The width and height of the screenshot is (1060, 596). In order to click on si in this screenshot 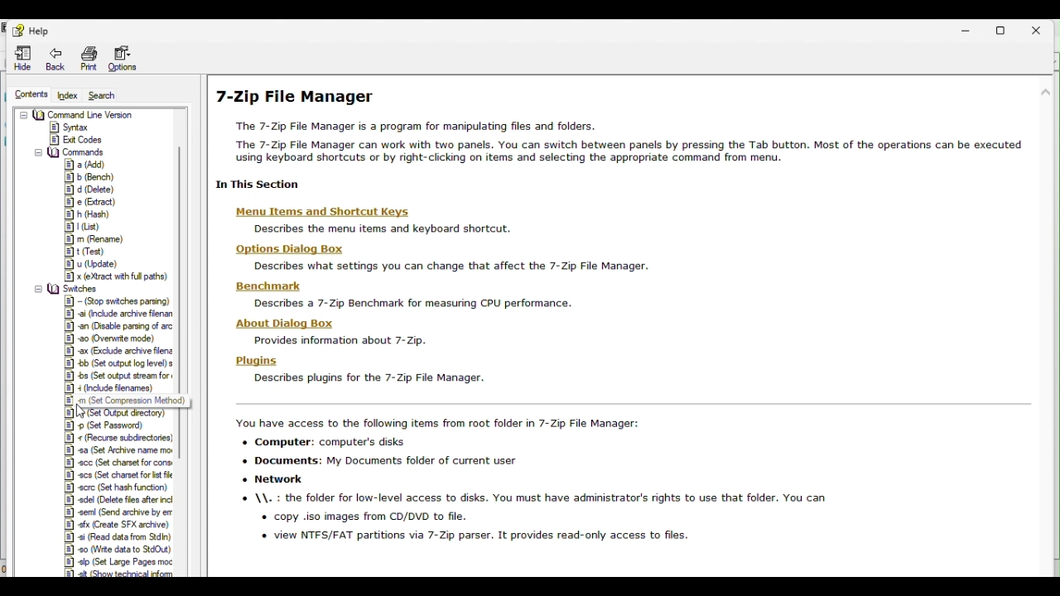, I will do `click(118, 538)`.